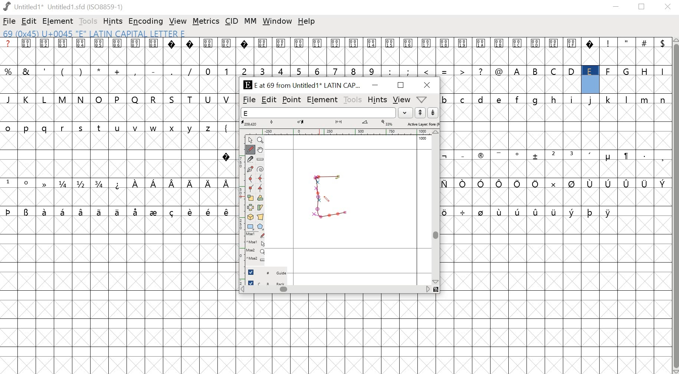 This screenshot has height=374, width=679. I want to click on special characters and symbols, so click(557, 156).